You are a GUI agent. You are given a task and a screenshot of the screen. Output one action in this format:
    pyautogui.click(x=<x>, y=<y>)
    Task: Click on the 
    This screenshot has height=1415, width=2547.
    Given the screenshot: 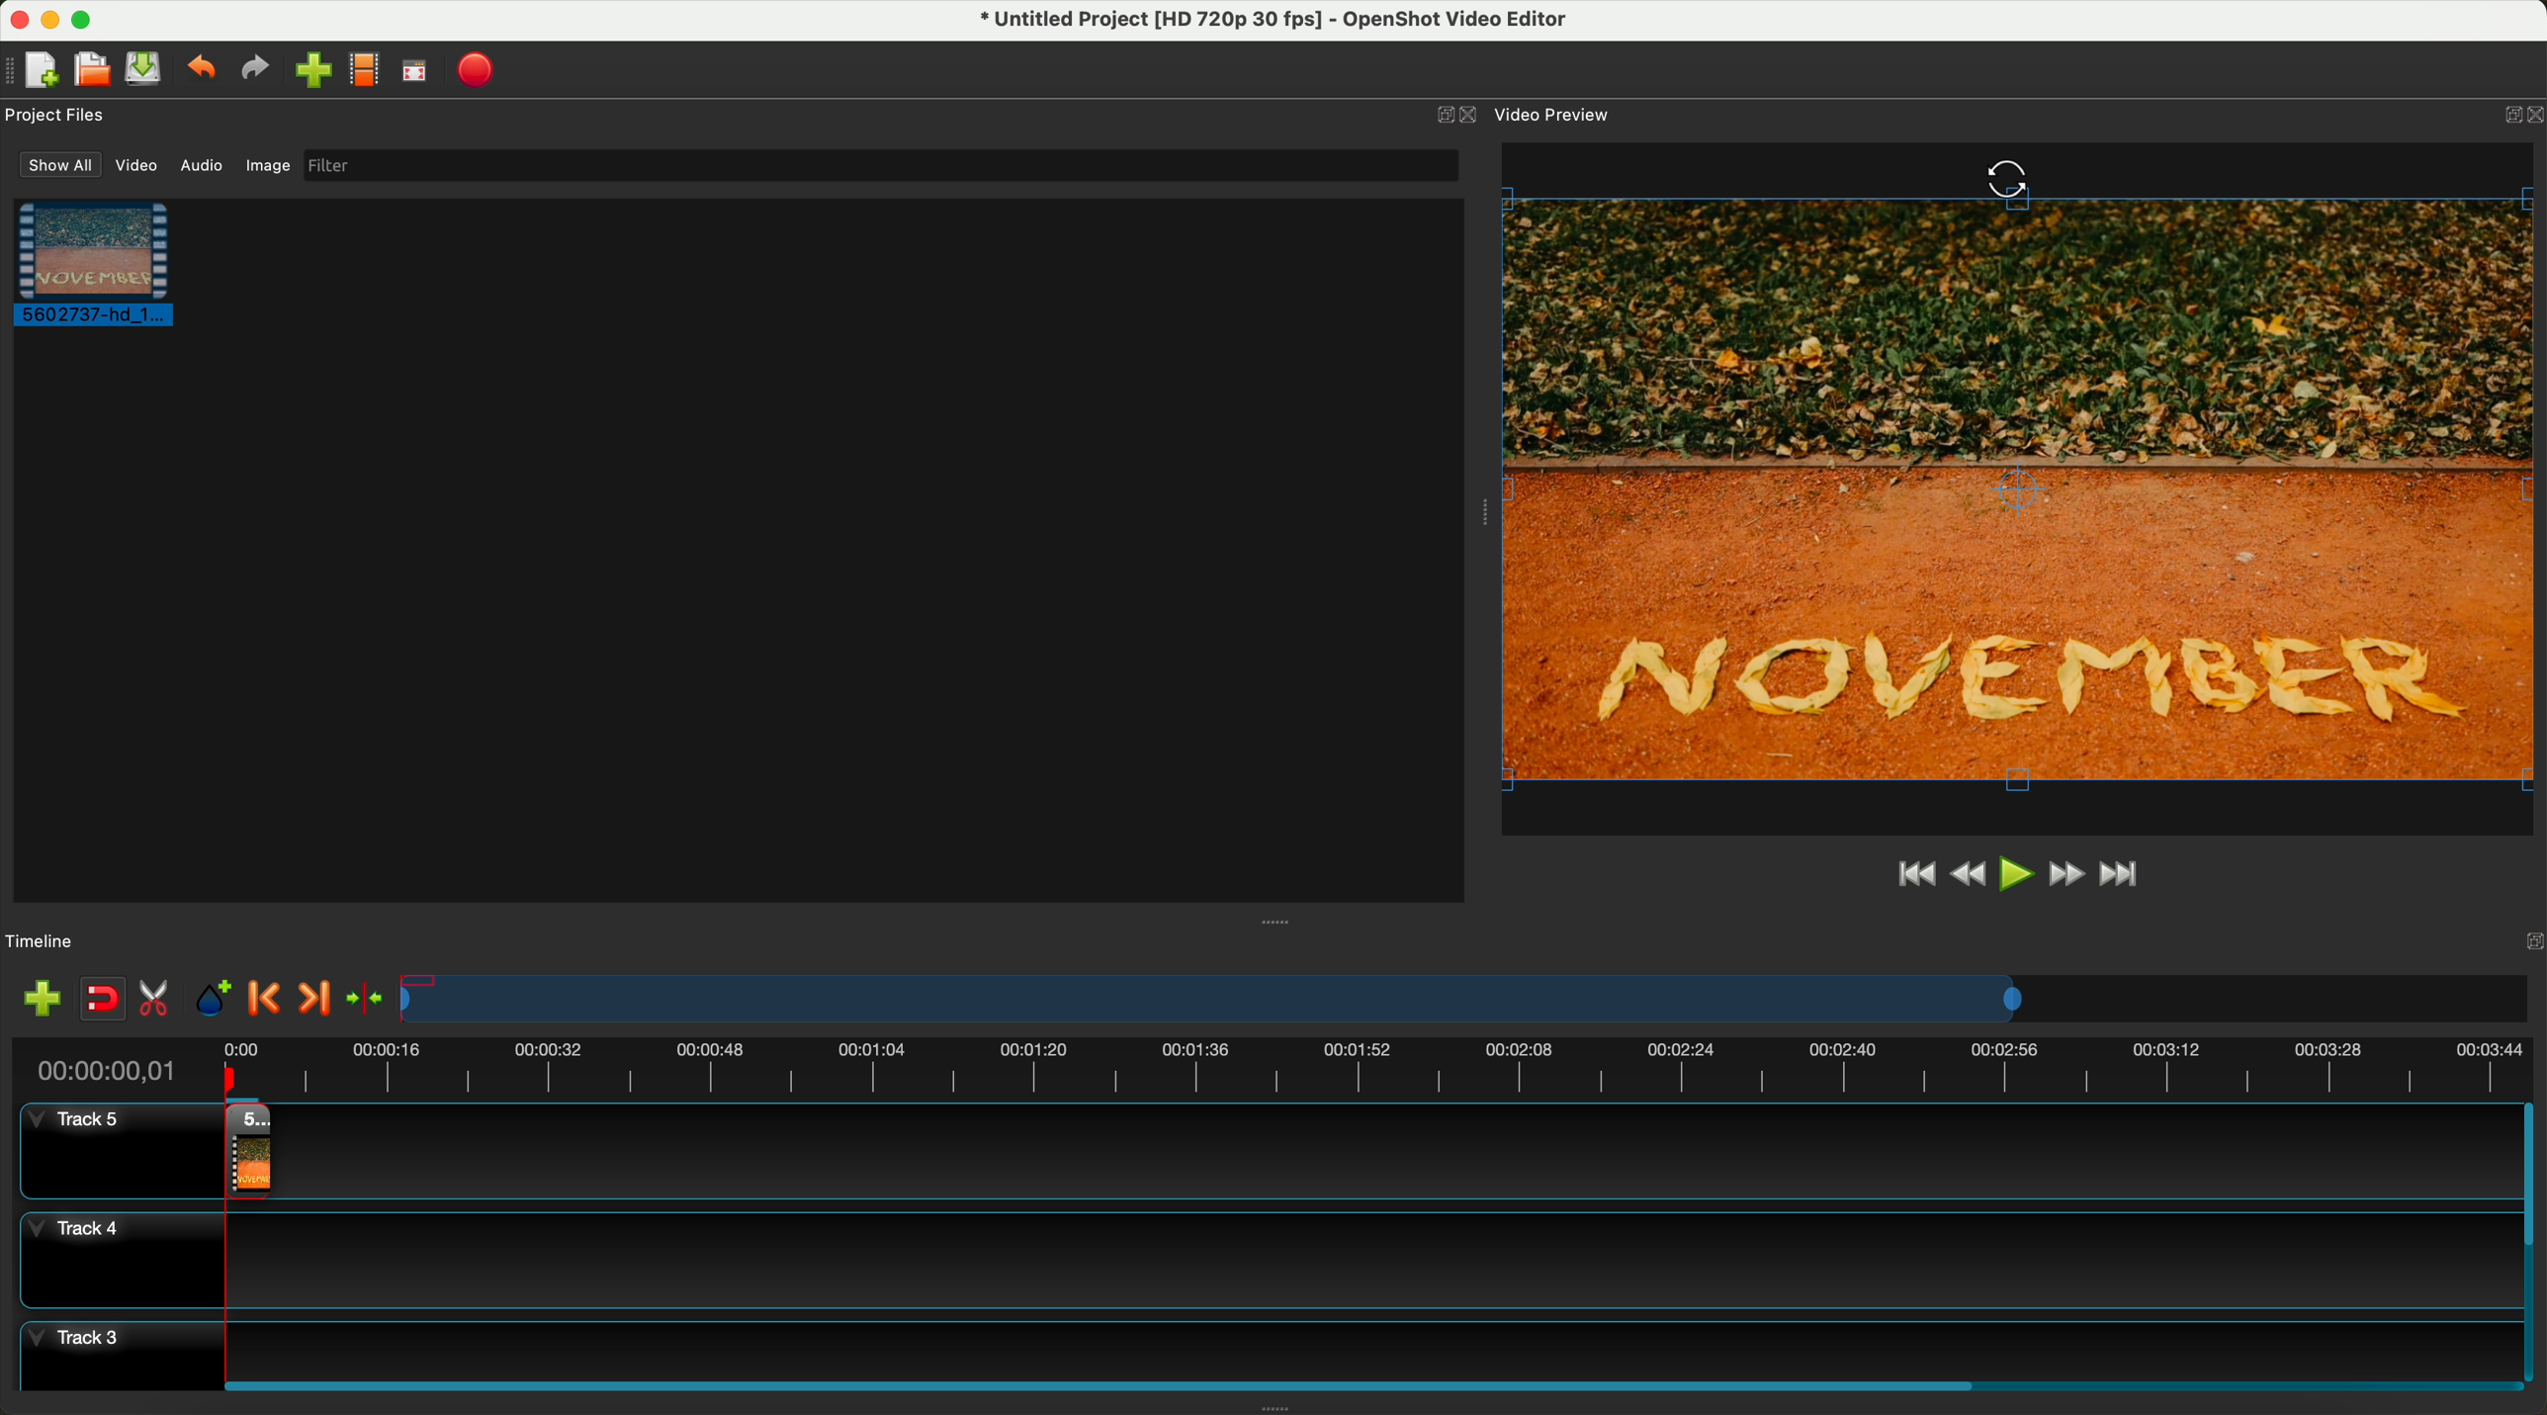 What is the action you would take?
    pyautogui.click(x=2008, y=182)
    